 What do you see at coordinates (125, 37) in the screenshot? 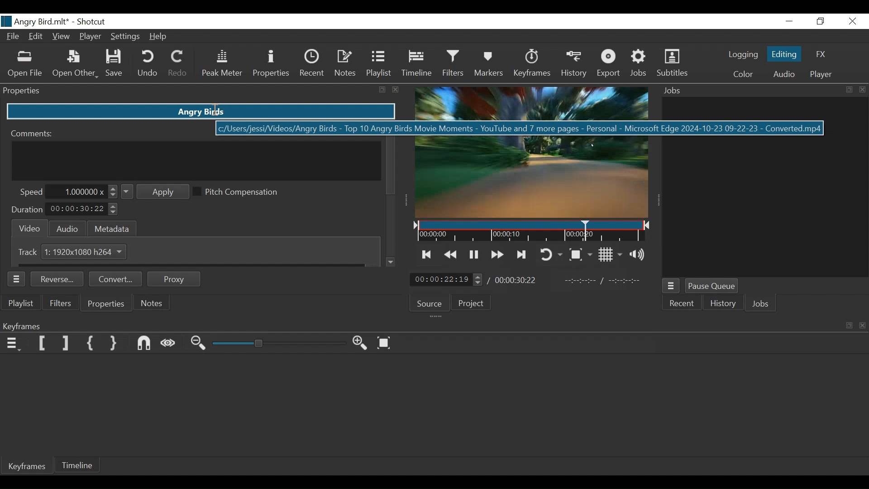
I see `Settings` at bounding box center [125, 37].